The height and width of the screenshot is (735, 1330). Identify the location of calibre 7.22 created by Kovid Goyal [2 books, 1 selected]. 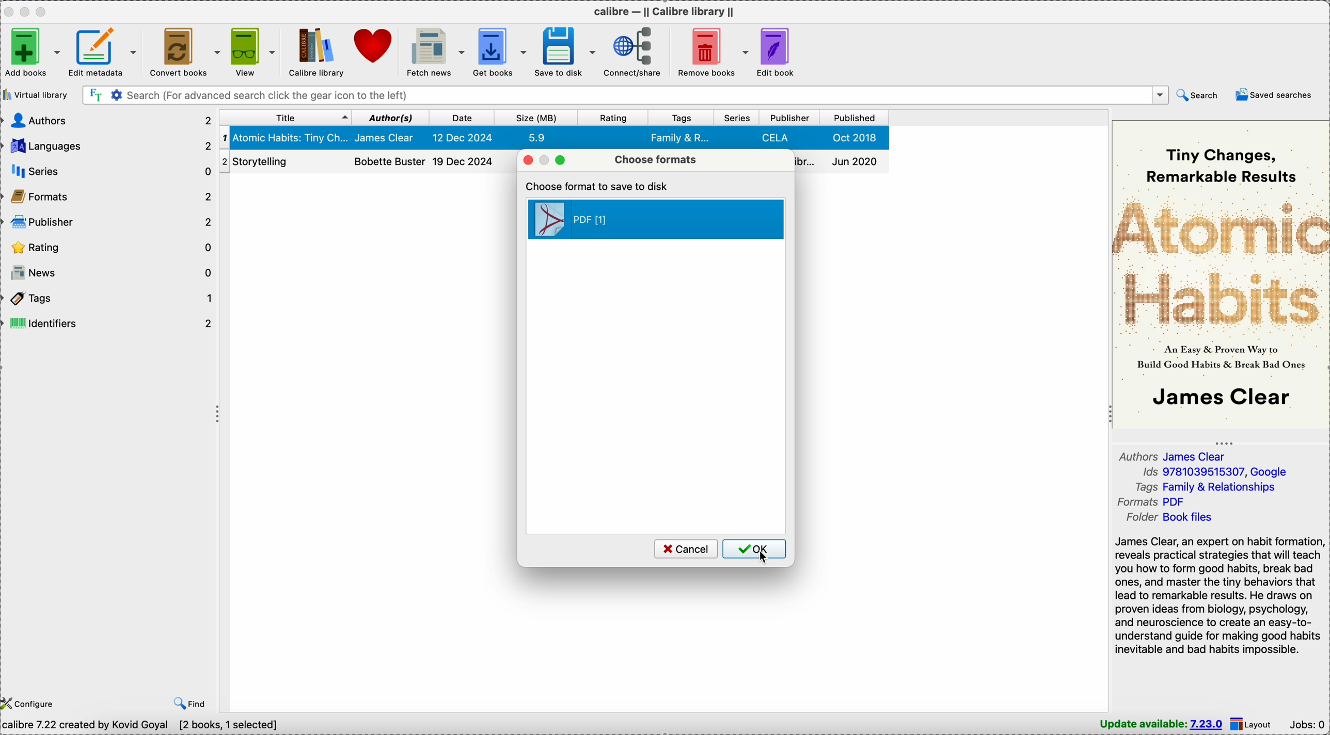
(139, 726).